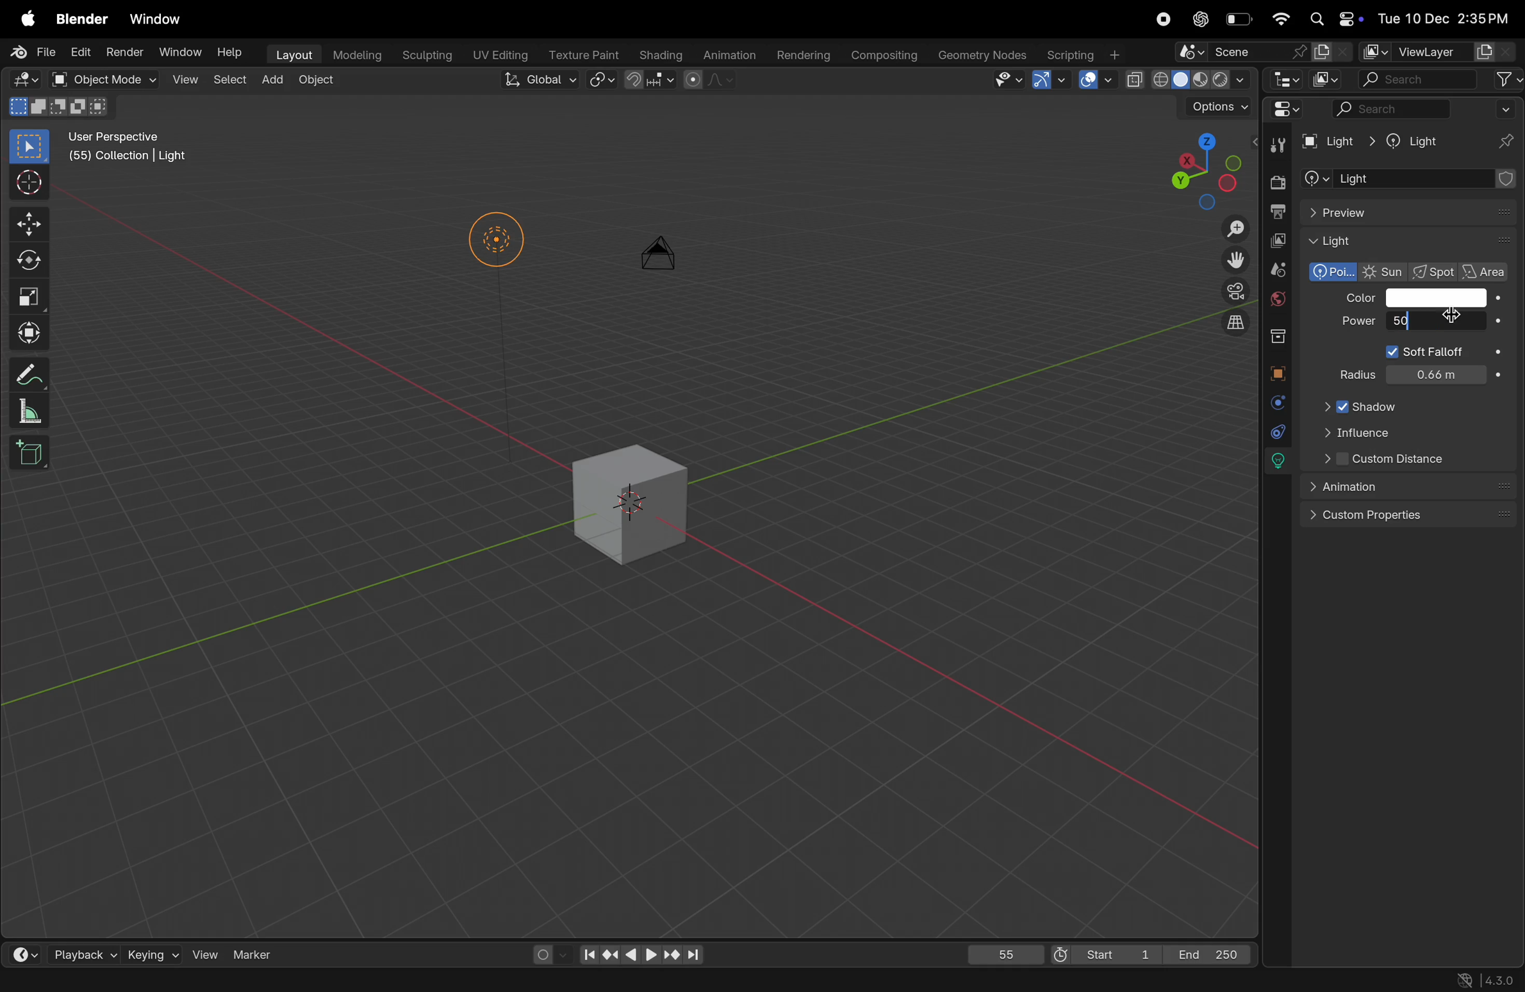  Describe the element at coordinates (1280, 371) in the screenshot. I see `object` at that location.